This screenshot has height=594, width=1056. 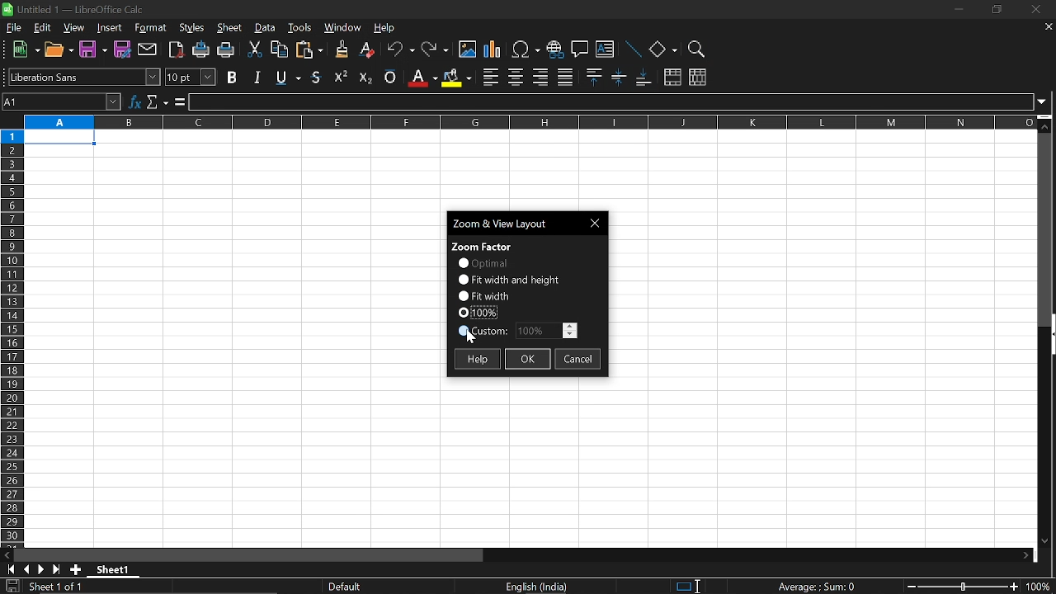 What do you see at coordinates (300, 27) in the screenshot?
I see `tools` at bounding box center [300, 27].